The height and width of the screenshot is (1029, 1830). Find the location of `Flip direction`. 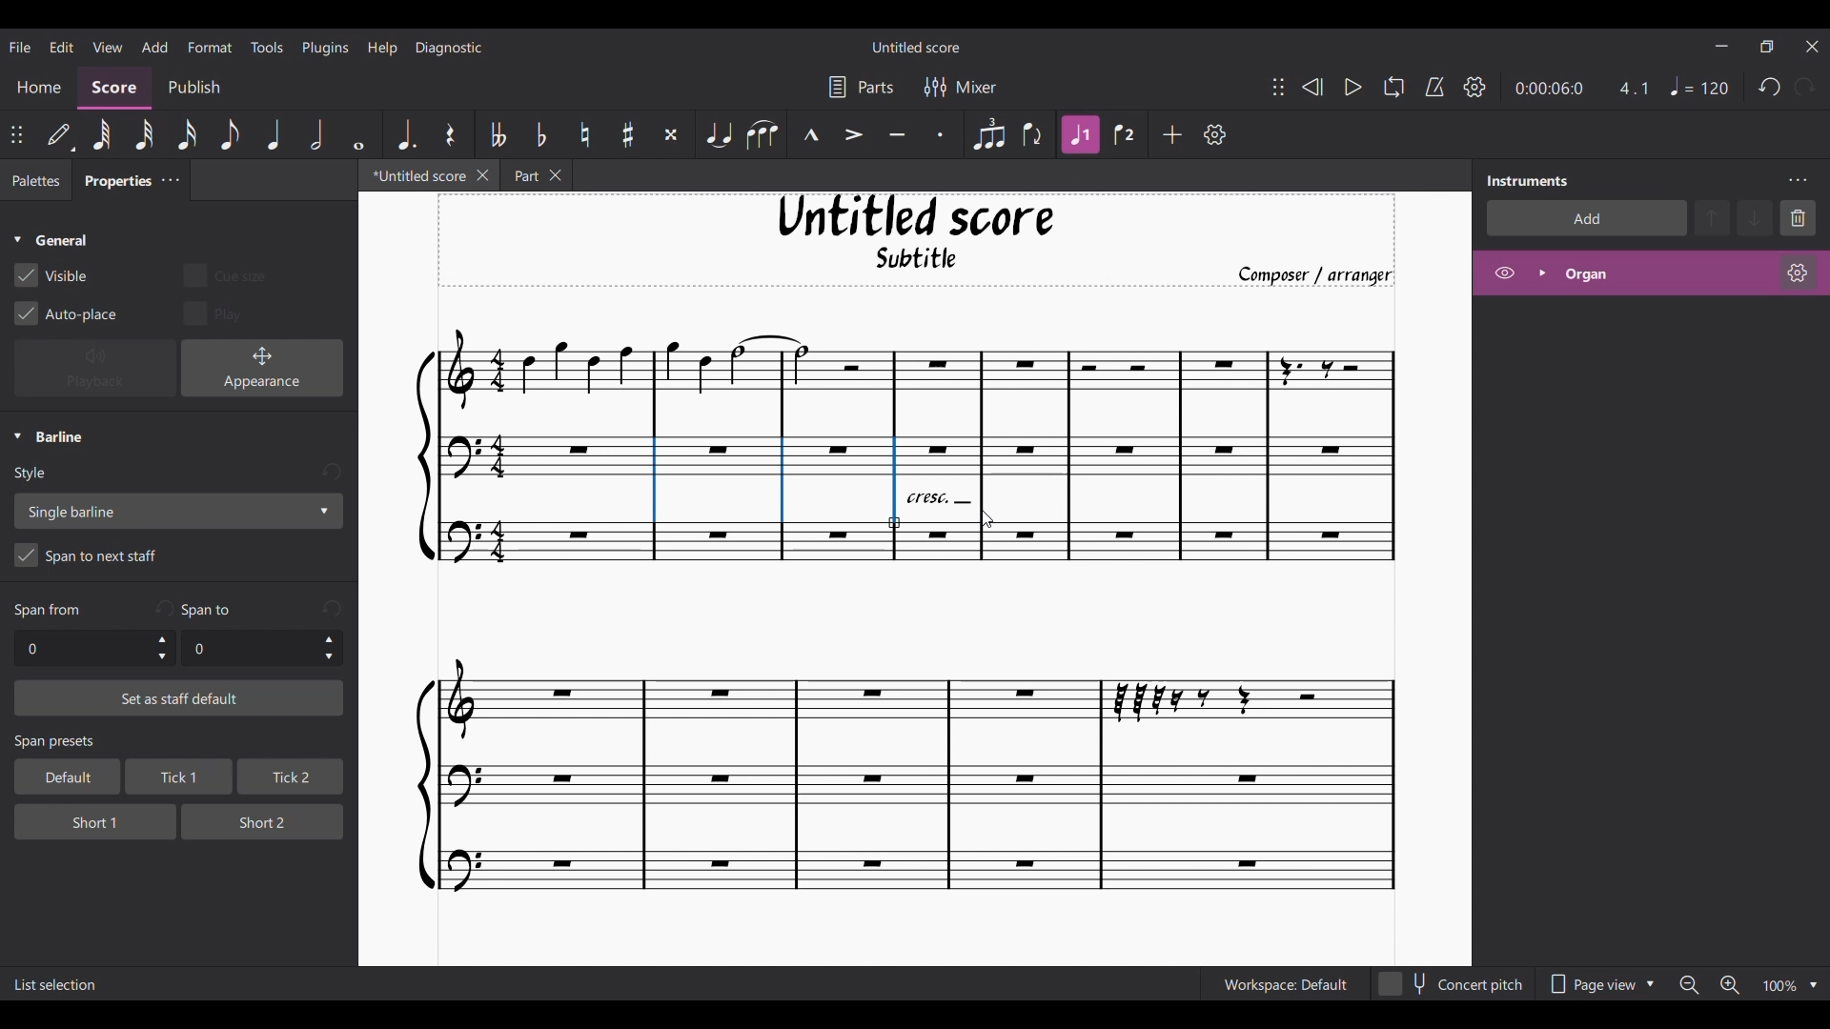

Flip direction is located at coordinates (1034, 134).